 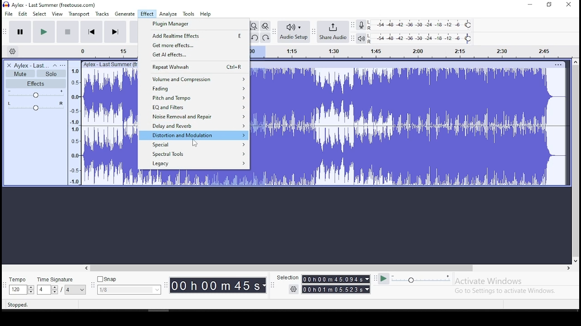 I want to click on add real time effects, so click(x=194, y=35).